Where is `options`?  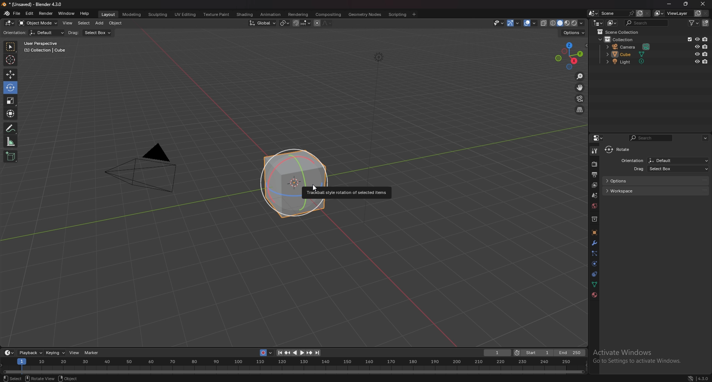 options is located at coordinates (574, 33).